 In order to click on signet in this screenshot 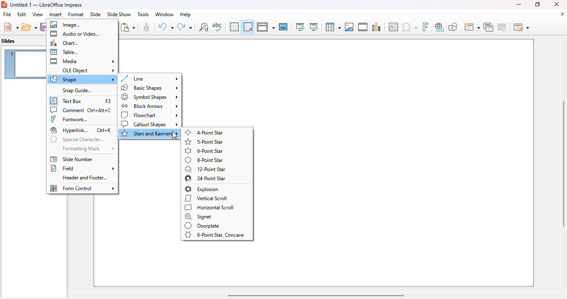, I will do `click(198, 216)`.